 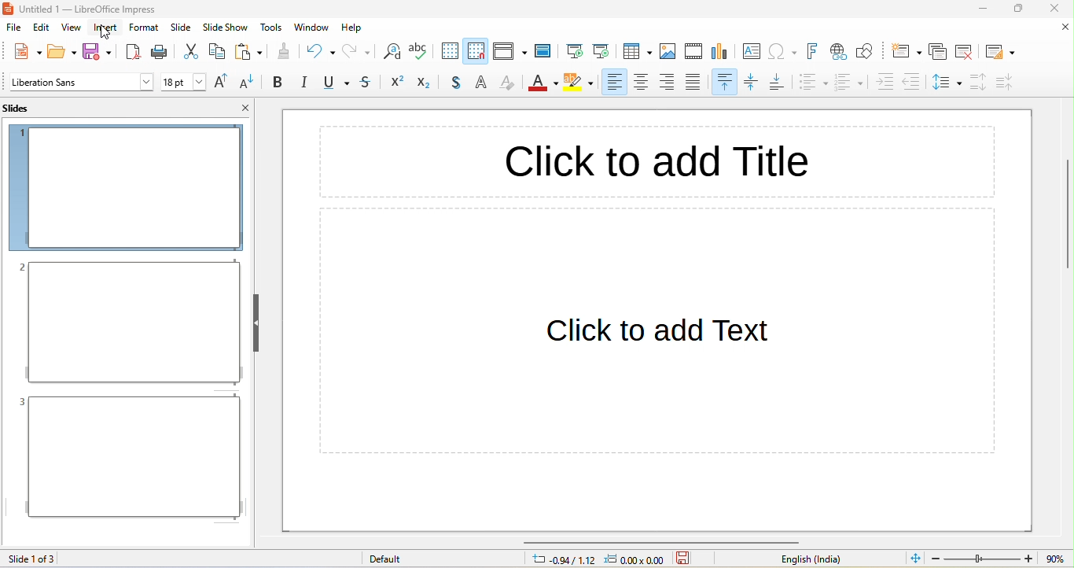 What do you see at coordinates (780, 83) in the screenshot?
I see `align bottom` at bounding box center [780, 83].